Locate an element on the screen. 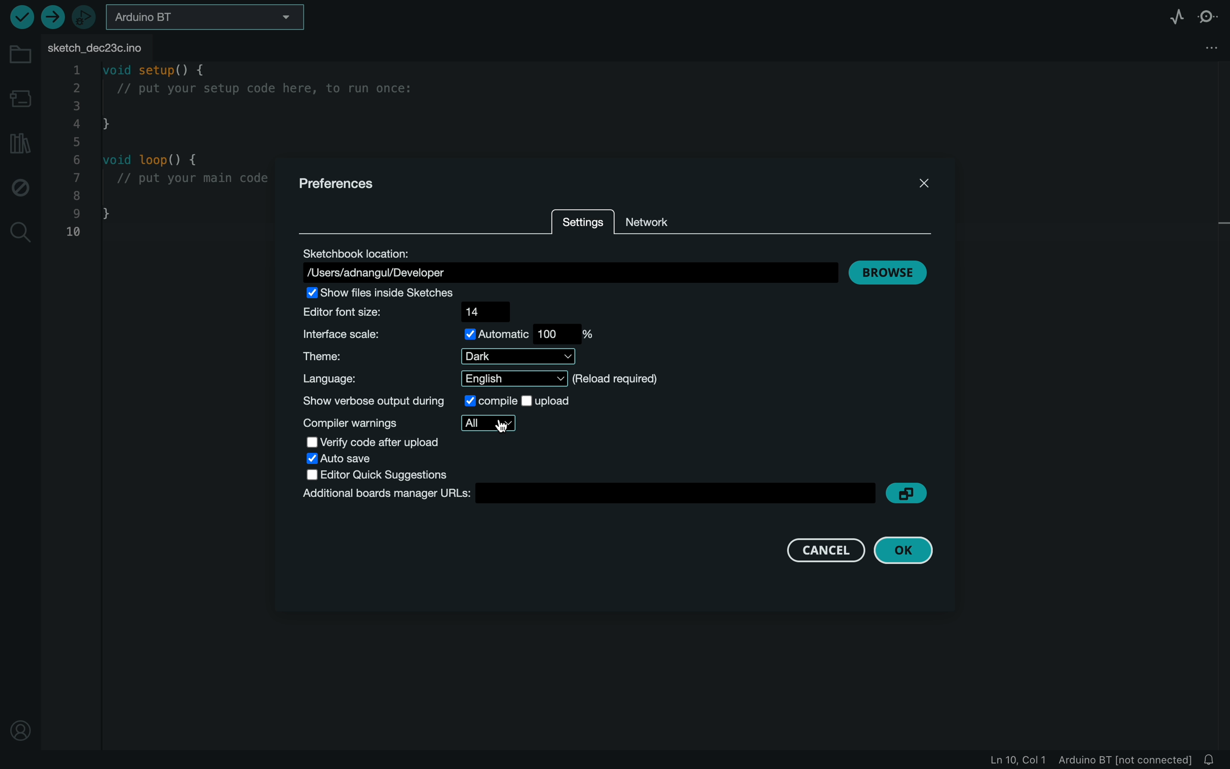  ok is located at coordinates (907, 550).